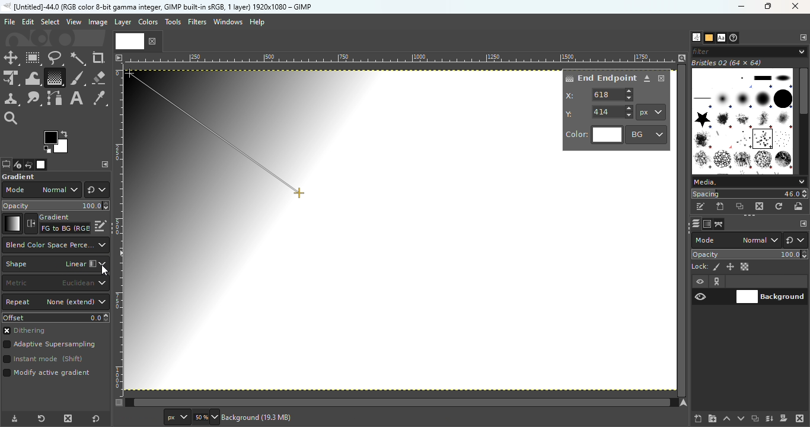 The image size is (810, 427). I want to click on Create a new layer and add it to the image, so click(699, 419).